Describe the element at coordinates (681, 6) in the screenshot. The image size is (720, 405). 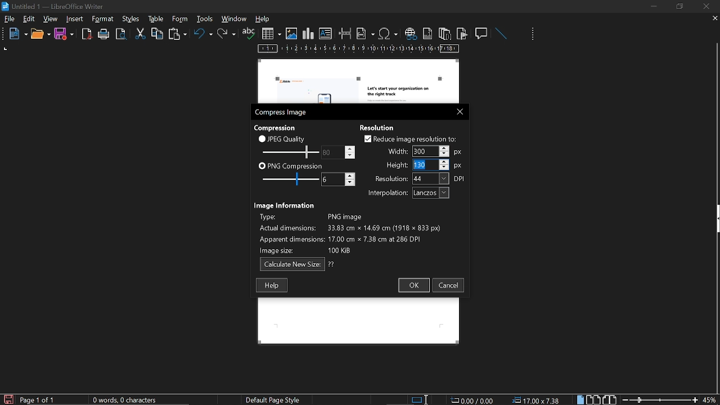
I see `restore down` at that location.